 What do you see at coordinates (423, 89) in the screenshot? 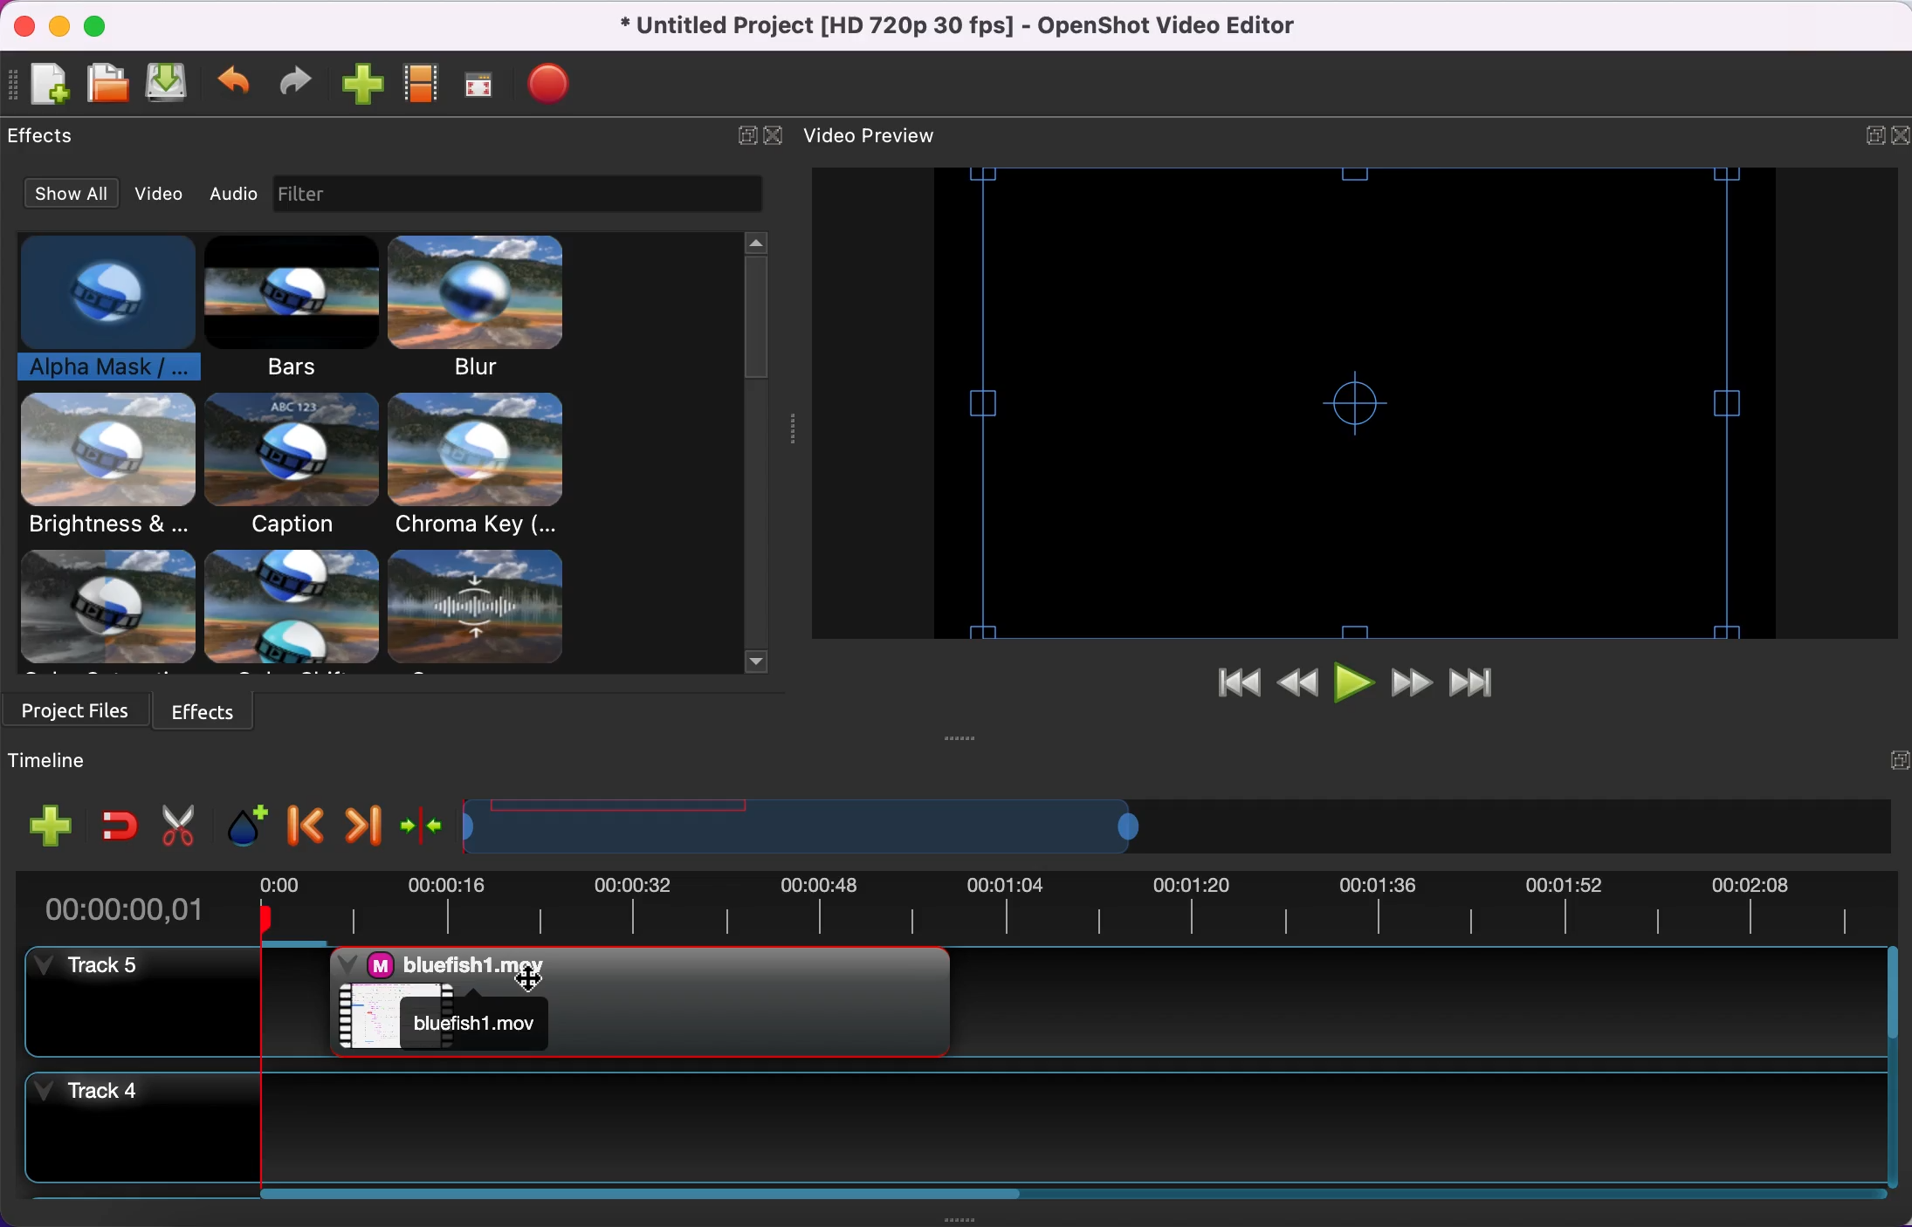
I see `choose profiles` at bounding box center [423, 89].